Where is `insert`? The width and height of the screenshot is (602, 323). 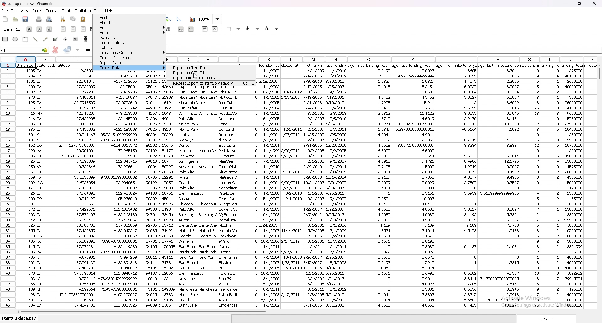 insert is located at coordinates (38, 11).